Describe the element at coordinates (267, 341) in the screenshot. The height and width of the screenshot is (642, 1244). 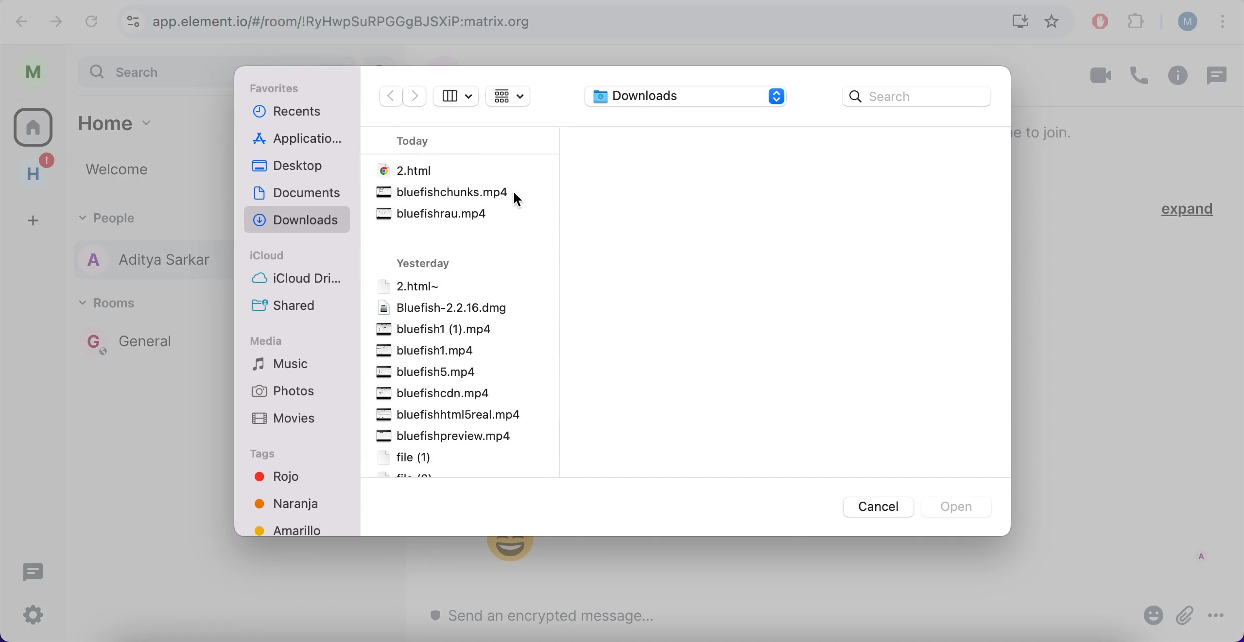
I see `media` at that location.